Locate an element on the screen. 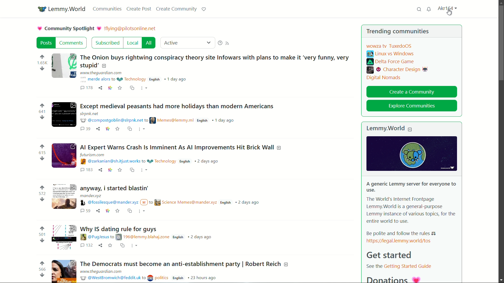  username is located at coordinates (447, 8).